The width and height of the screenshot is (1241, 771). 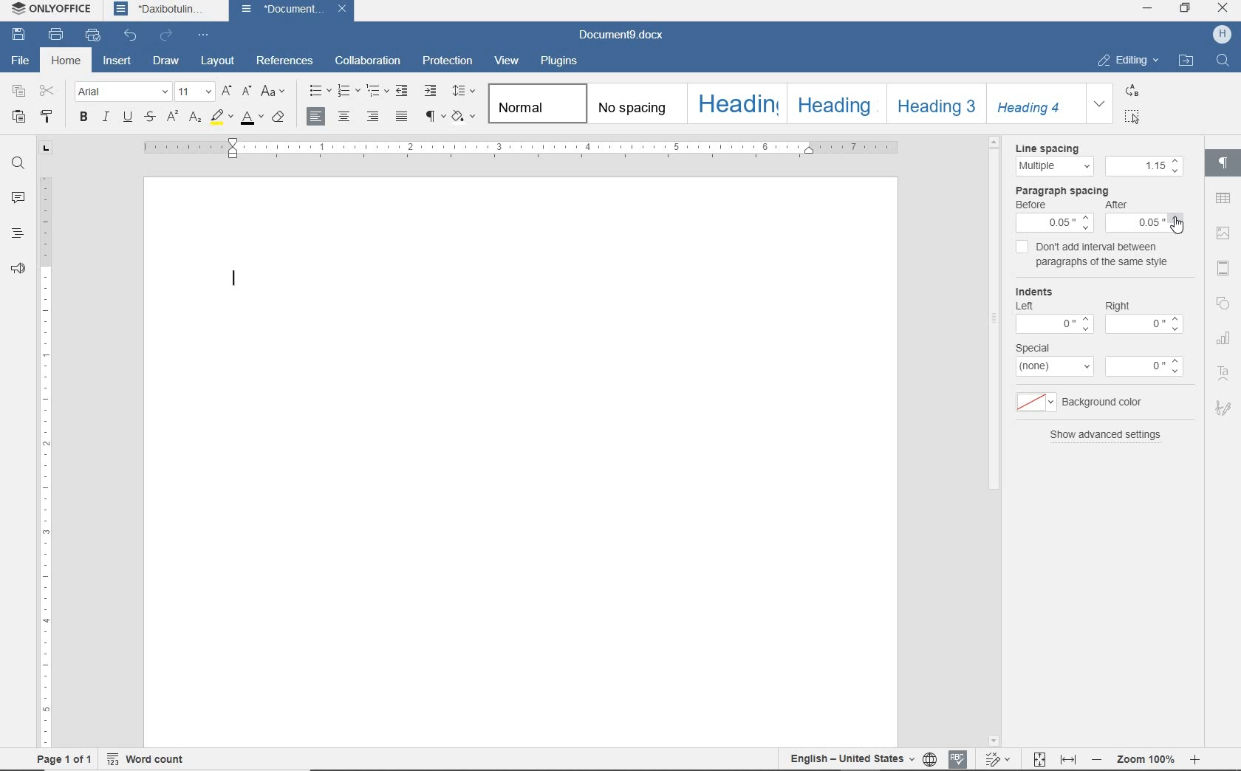 What do you see at coordinates (1224, 64) in the screenshot?
I see `FIND` at bounding box center [1224, 64].